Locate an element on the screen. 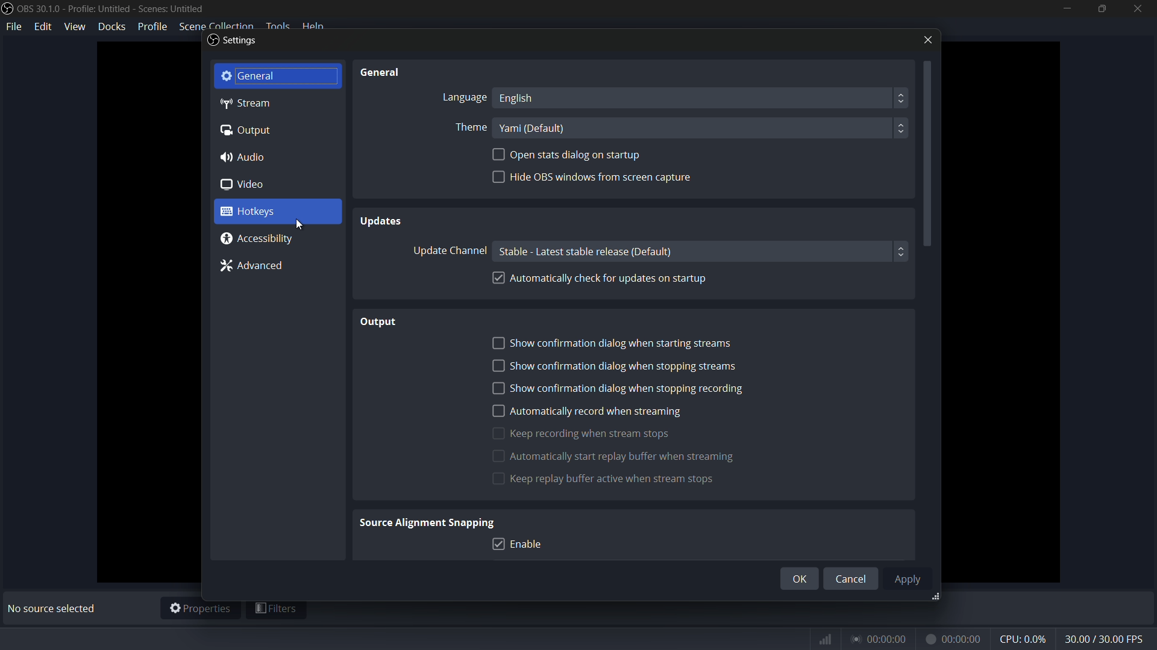 This screenshot has width=1157, height=650. hide obs window from screen capture is located at coordinates (592, 178).